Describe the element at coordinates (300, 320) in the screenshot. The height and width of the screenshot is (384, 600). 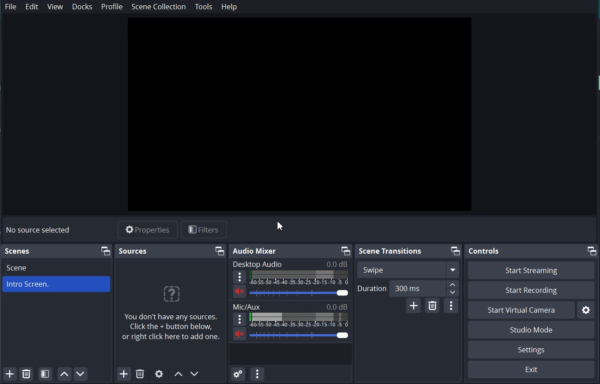
I see `Volume indicator` at that location.